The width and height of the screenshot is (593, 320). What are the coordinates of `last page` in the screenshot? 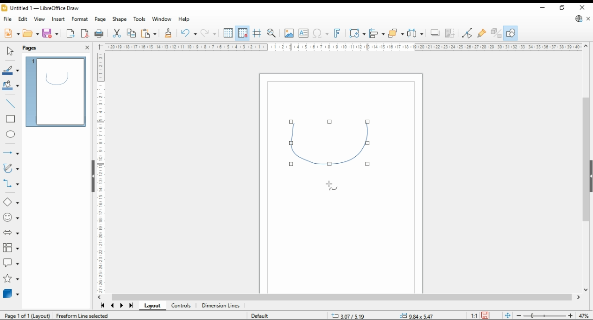 It's located at (131, 306).